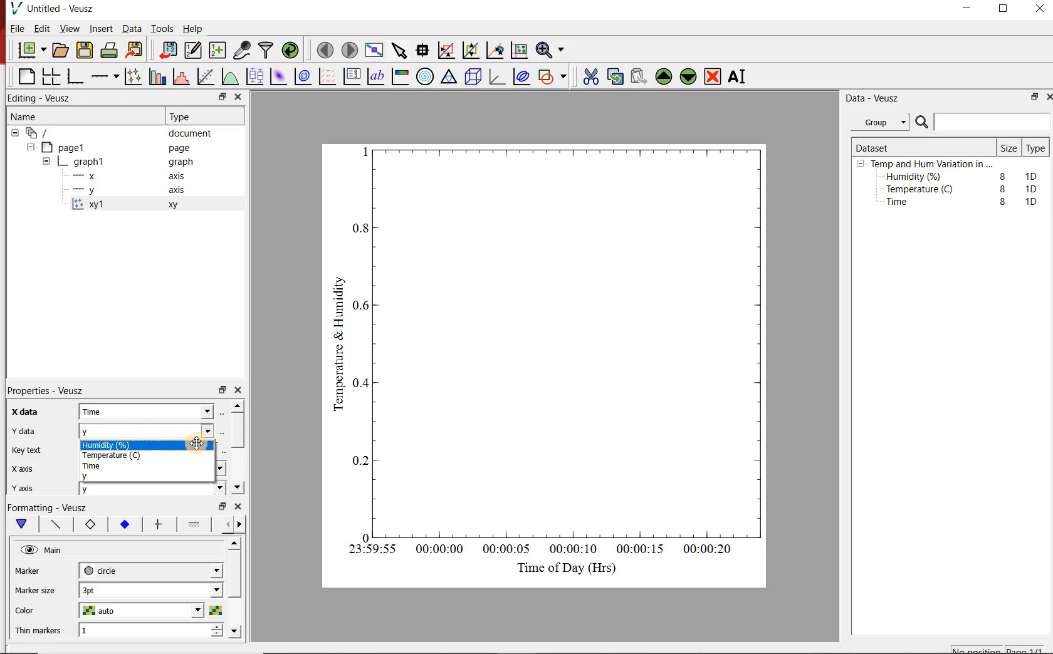 The height and width of the screenshot is (654, 1053). I want to click on 00:00:15, so click(641, 548).